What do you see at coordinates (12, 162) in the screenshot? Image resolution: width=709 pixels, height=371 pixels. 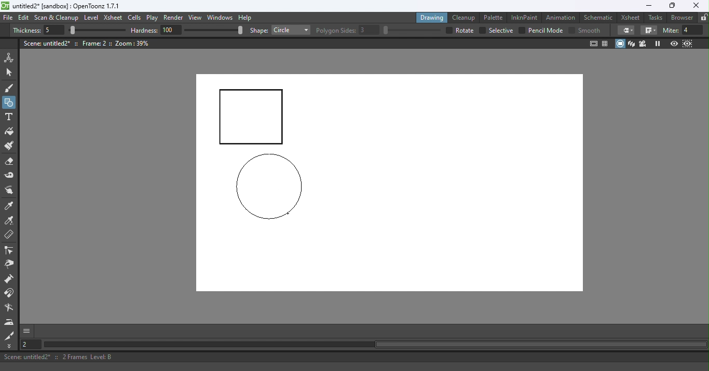 I see `Eraser tool` at bounding box center [12, 162].